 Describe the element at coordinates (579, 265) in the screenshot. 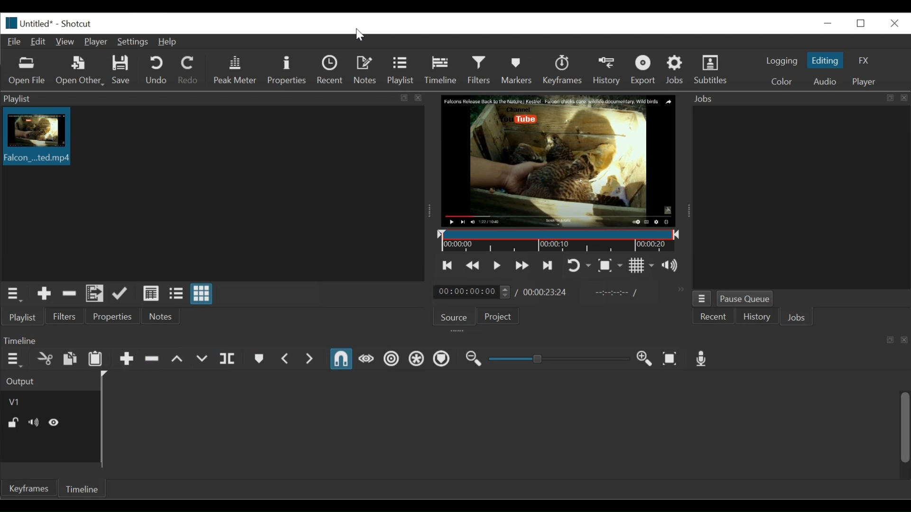

I see `Toggle player looping` at that location.